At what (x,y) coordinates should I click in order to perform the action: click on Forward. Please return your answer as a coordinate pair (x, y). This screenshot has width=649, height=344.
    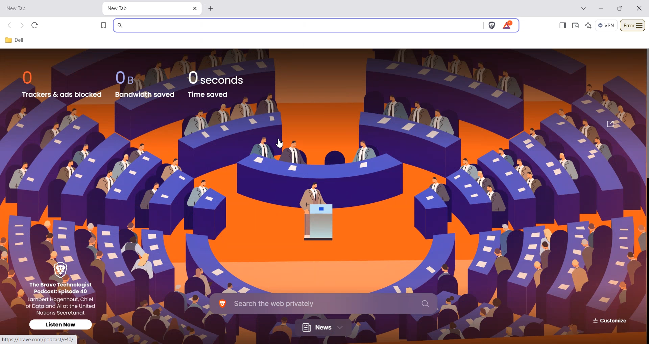
    Looking at the image, I should click on (22, 26).